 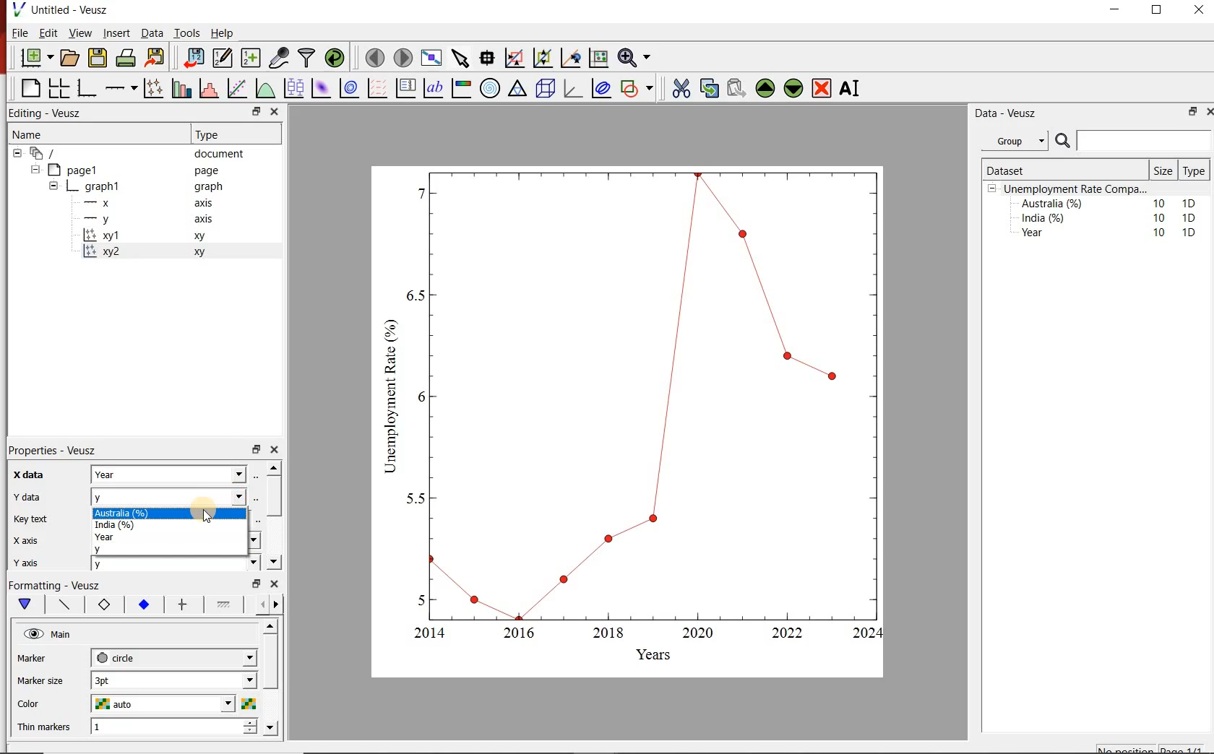 What do you see at coordinates (376, 56) in the screenshot?
I see `move to previous page` at bounding box center [376, 56].